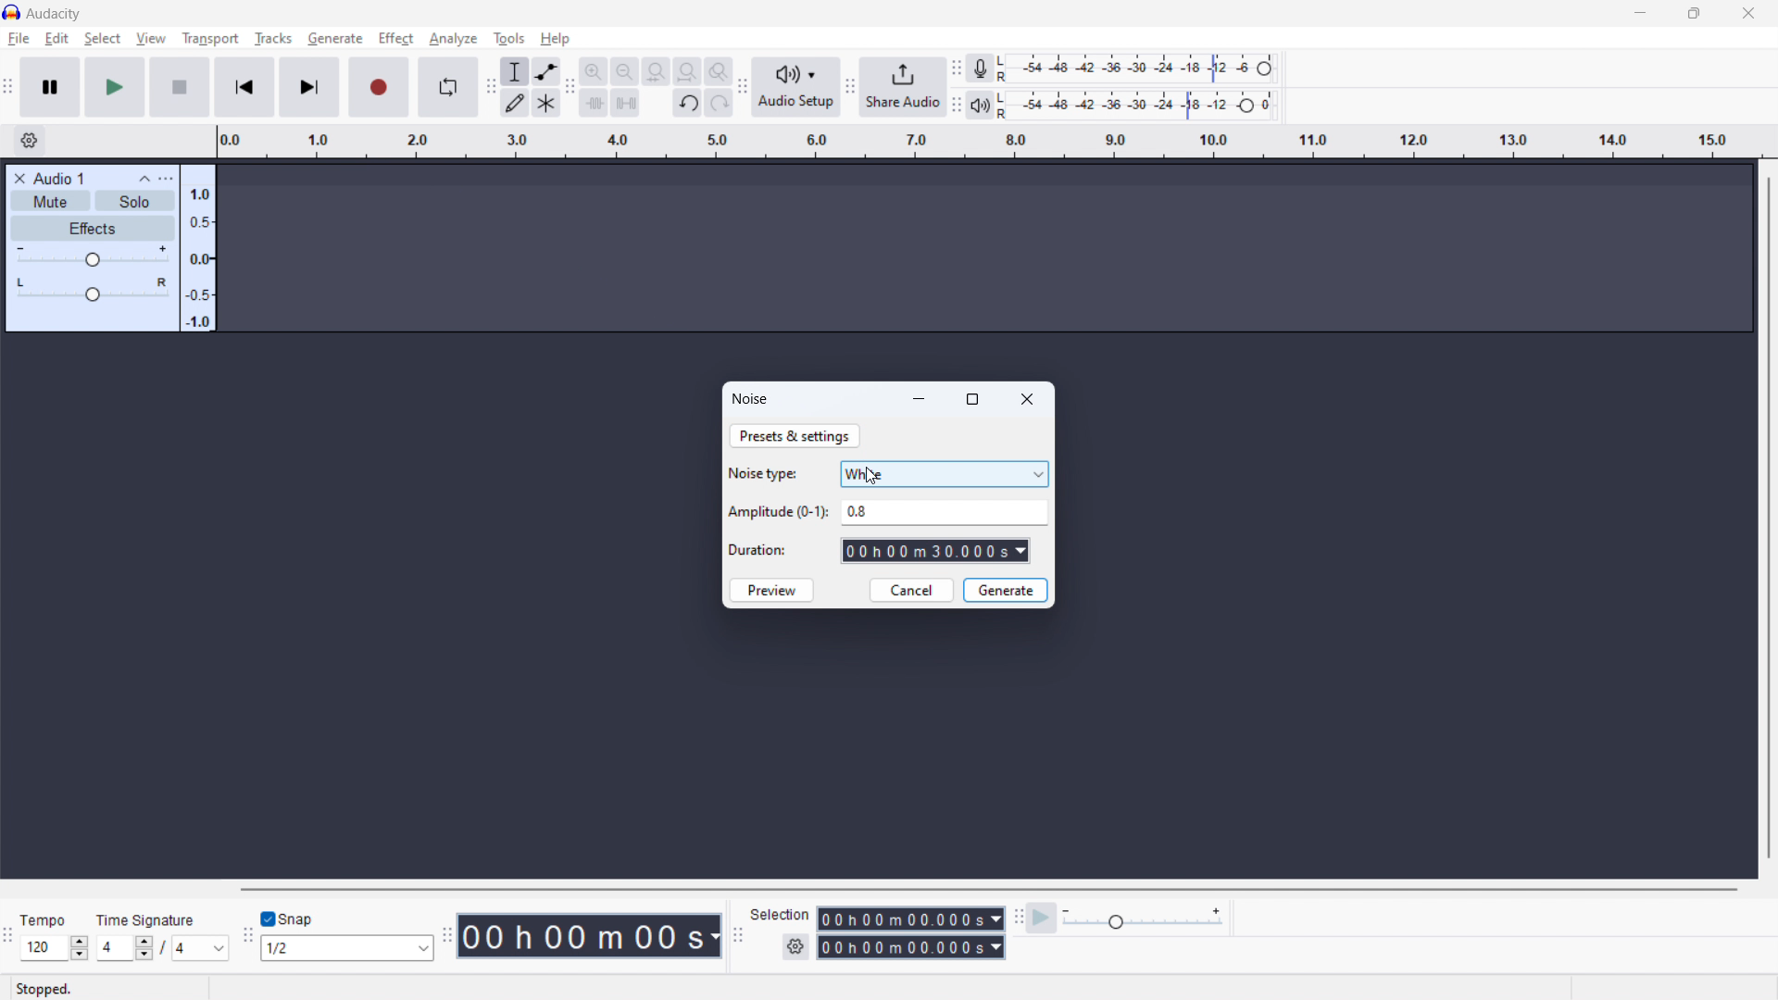 This screenshot has height=1000, width=1778. What do you see at coordinates (1042, 918) in the screenshot?
I see `play at speed` at bounding box center [1042, 918].